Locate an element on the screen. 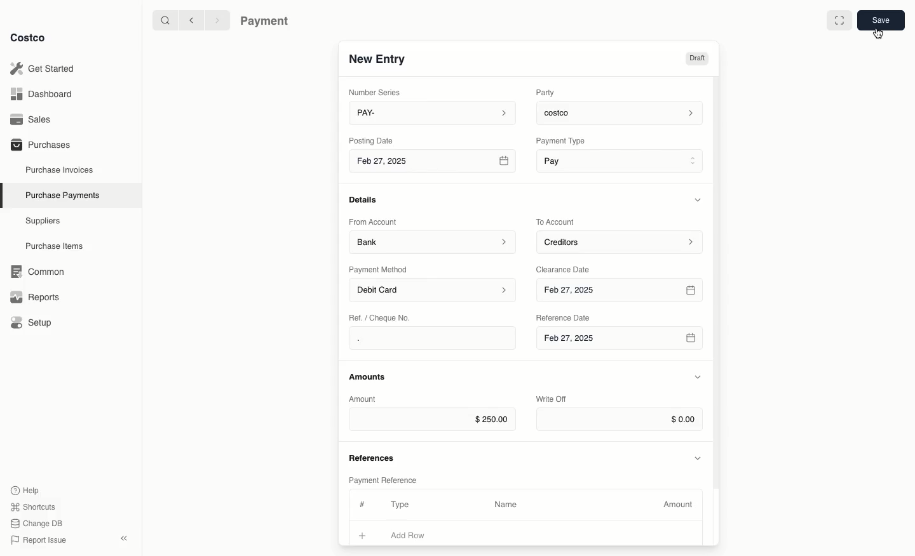  Clearance Date is located at coordinates (567, 268).